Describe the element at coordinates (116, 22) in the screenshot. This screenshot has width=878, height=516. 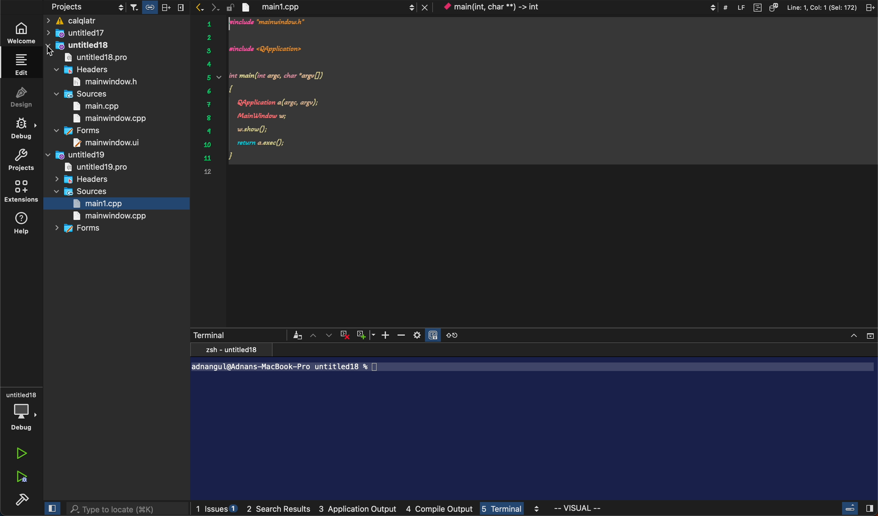
I see `calqlatr` at that location.